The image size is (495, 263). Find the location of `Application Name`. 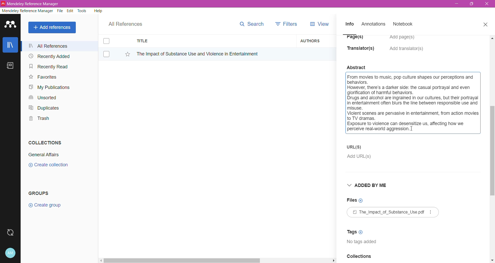

Application Name is located at coordinates (31, 4).